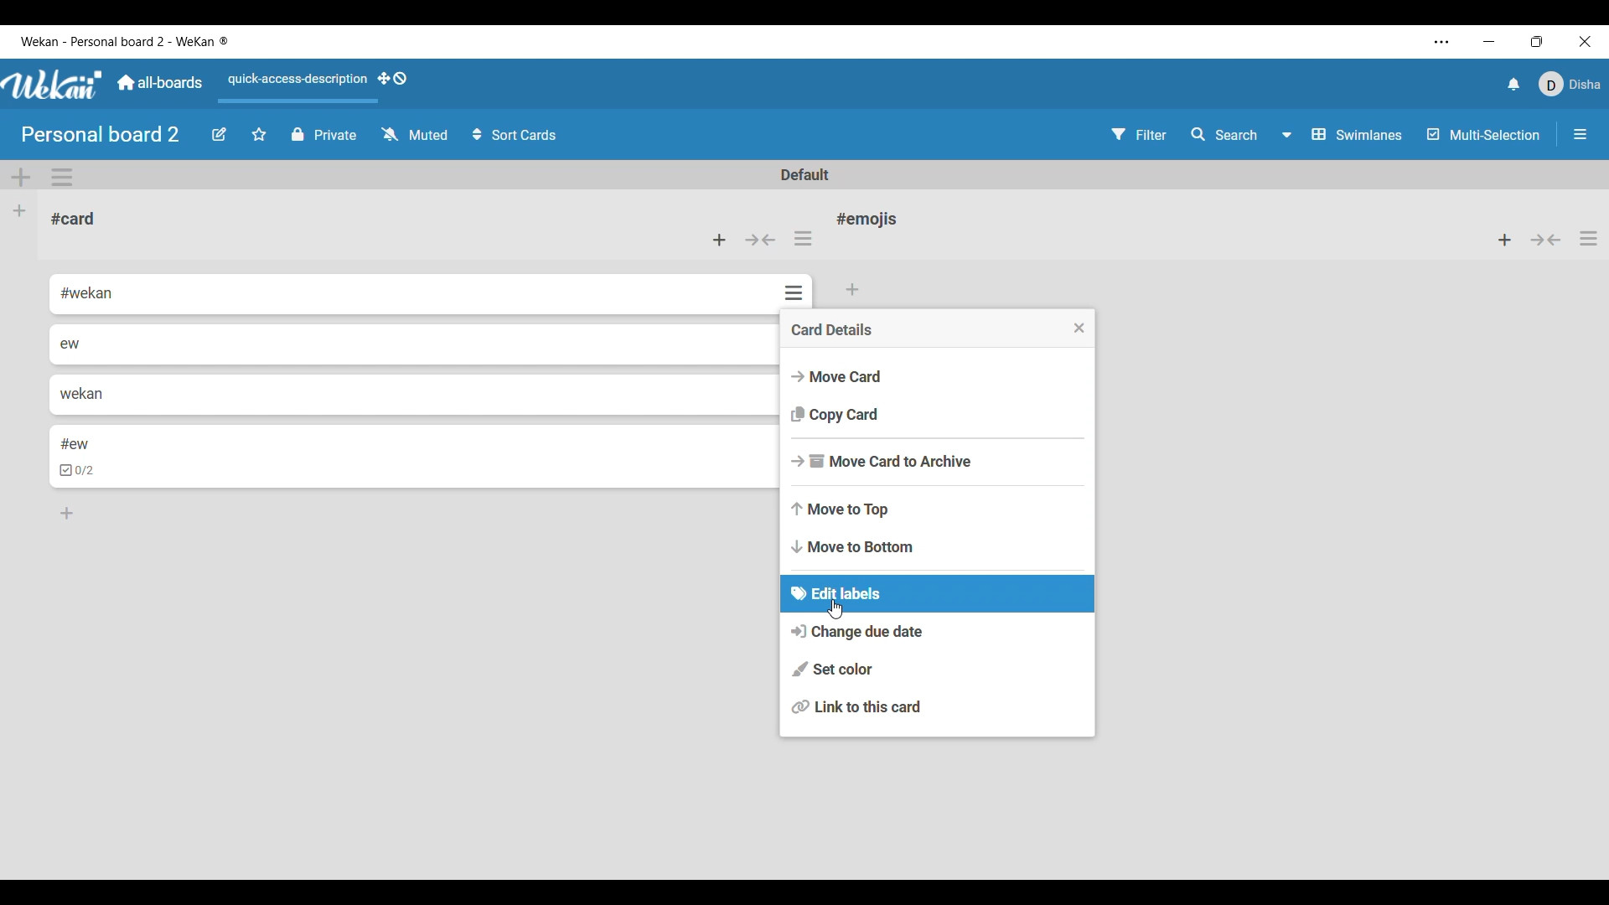 The image size is (1609, 905). I want to click on List actions, so click(1588, 239).